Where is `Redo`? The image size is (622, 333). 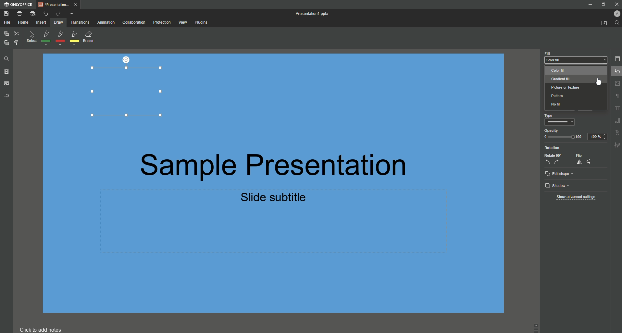 Redo is located at coordinates (57, 13).